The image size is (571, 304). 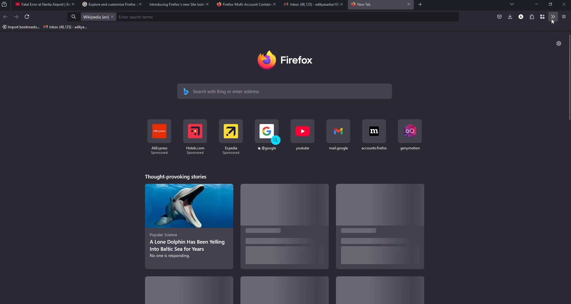 What do you see at coordinates (532, 17) in the screenshot?
I see `extension` at bounding box center [532, 17].